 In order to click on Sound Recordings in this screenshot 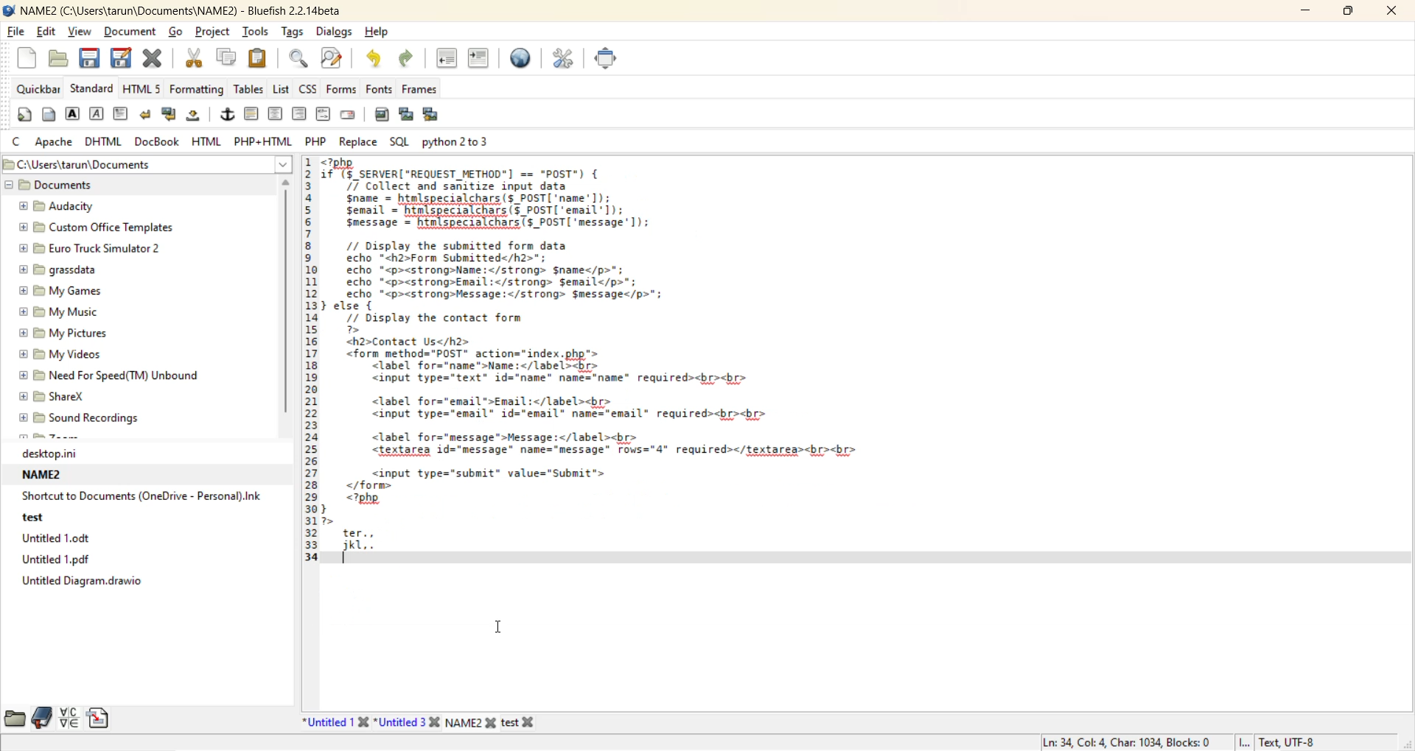, I will do `click(86, 417)`.